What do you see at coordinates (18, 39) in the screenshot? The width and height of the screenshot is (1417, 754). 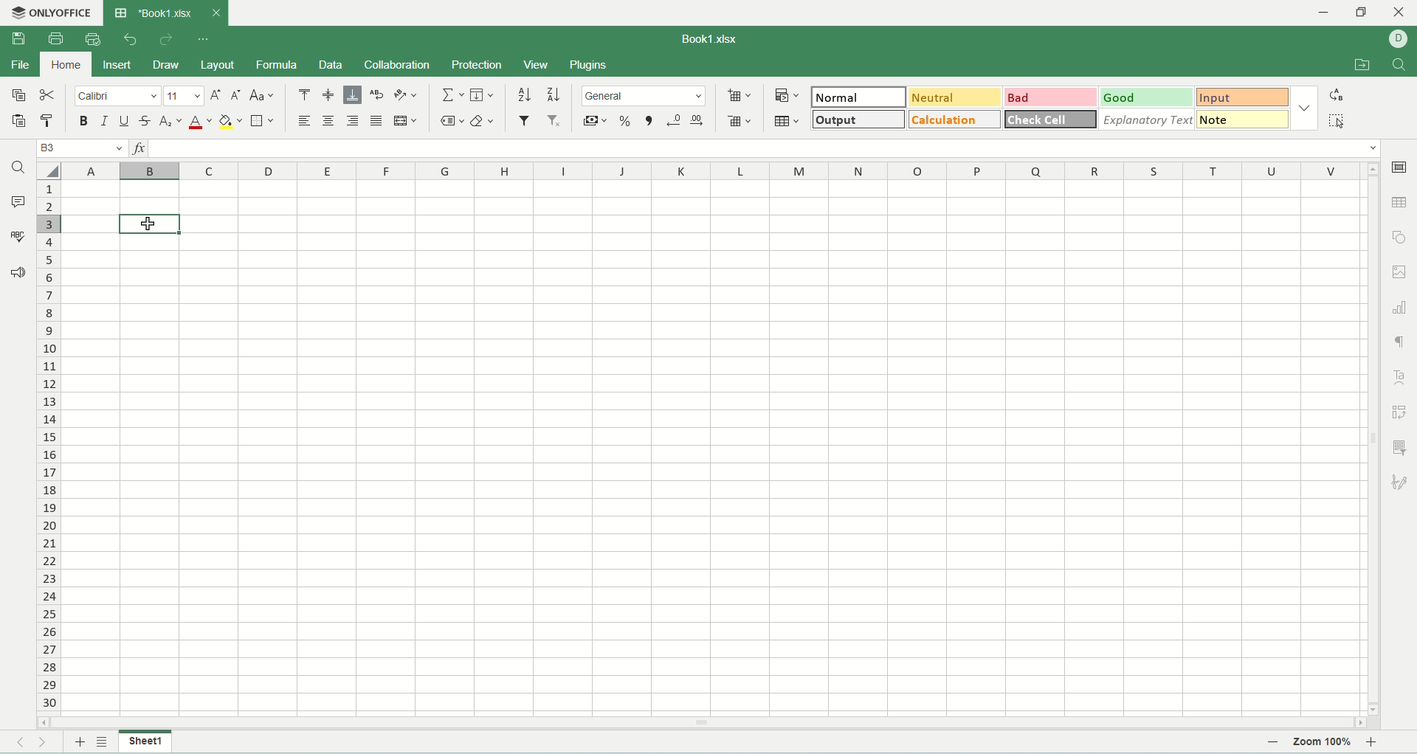 I see `save` at bounding box center [18, 39].